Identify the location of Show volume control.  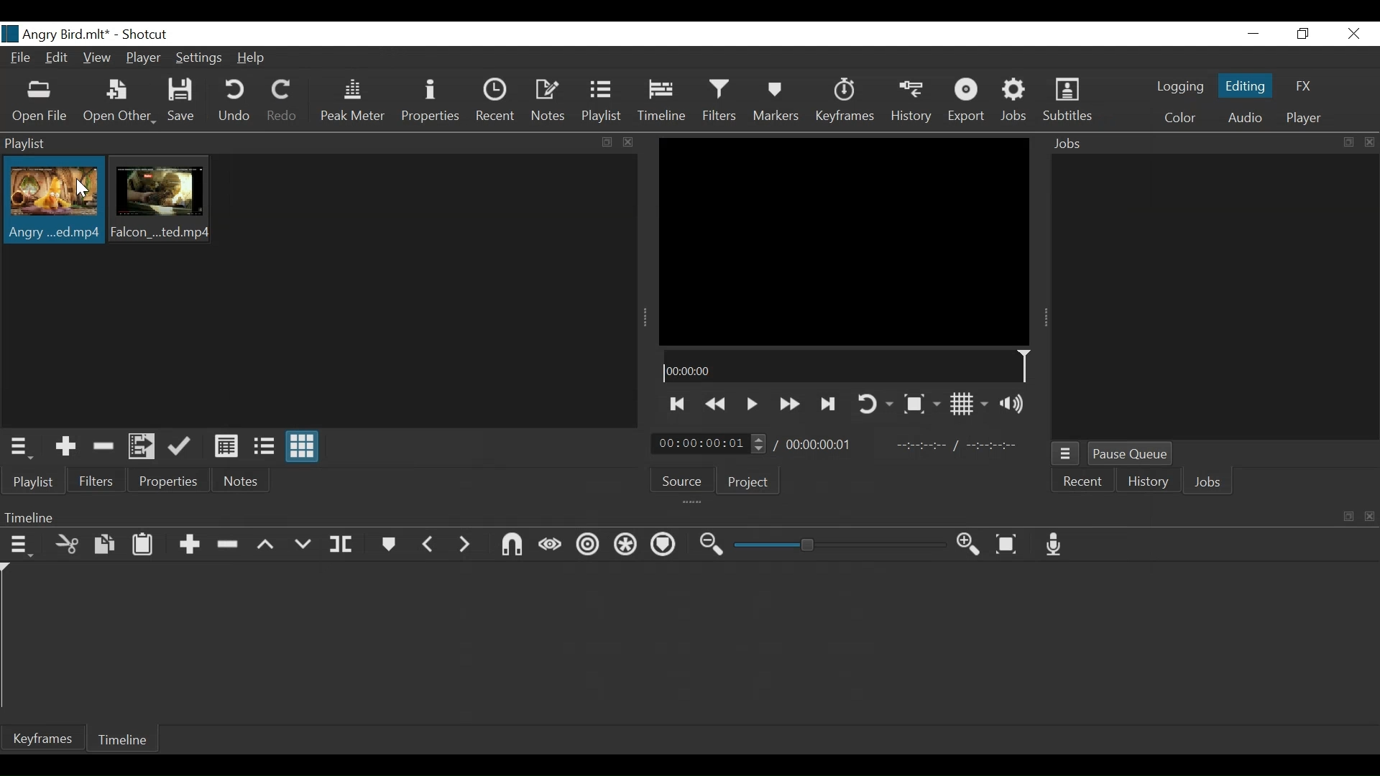
(1016, 403).